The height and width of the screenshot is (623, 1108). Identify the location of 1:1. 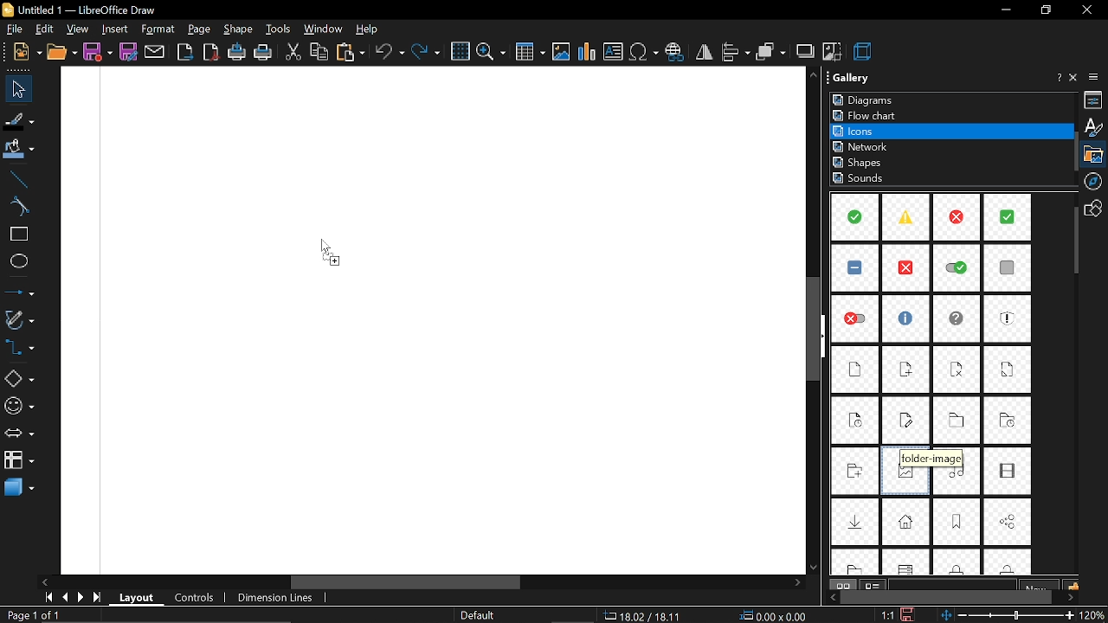
(887, 614).